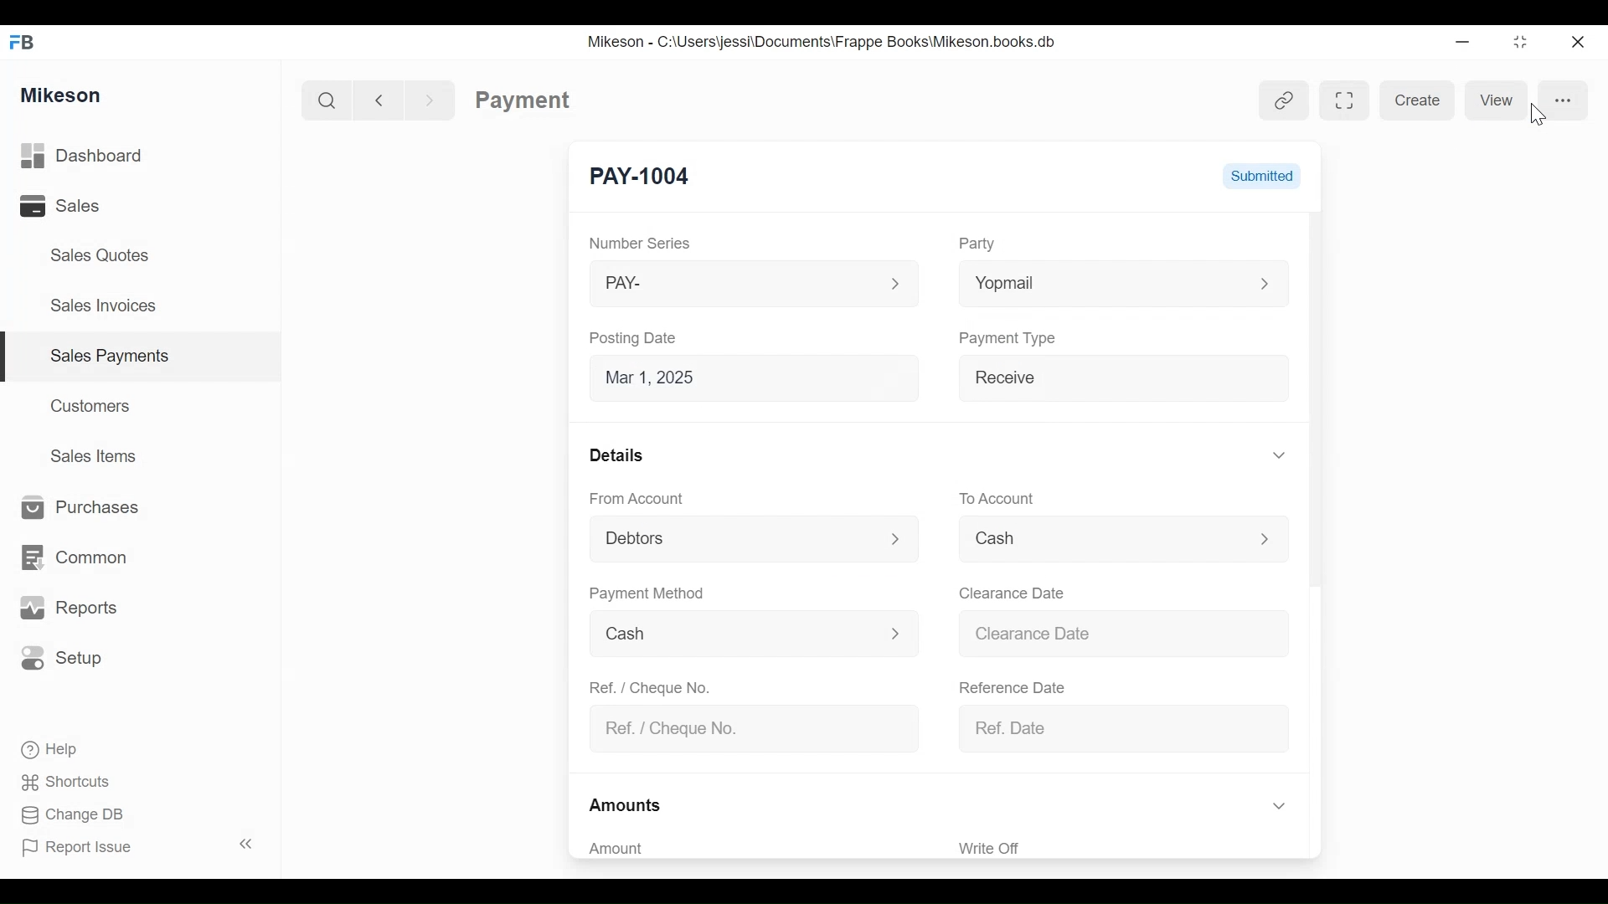 The image size is (1608, 904). I want to click on To account, so click(1010, 496).